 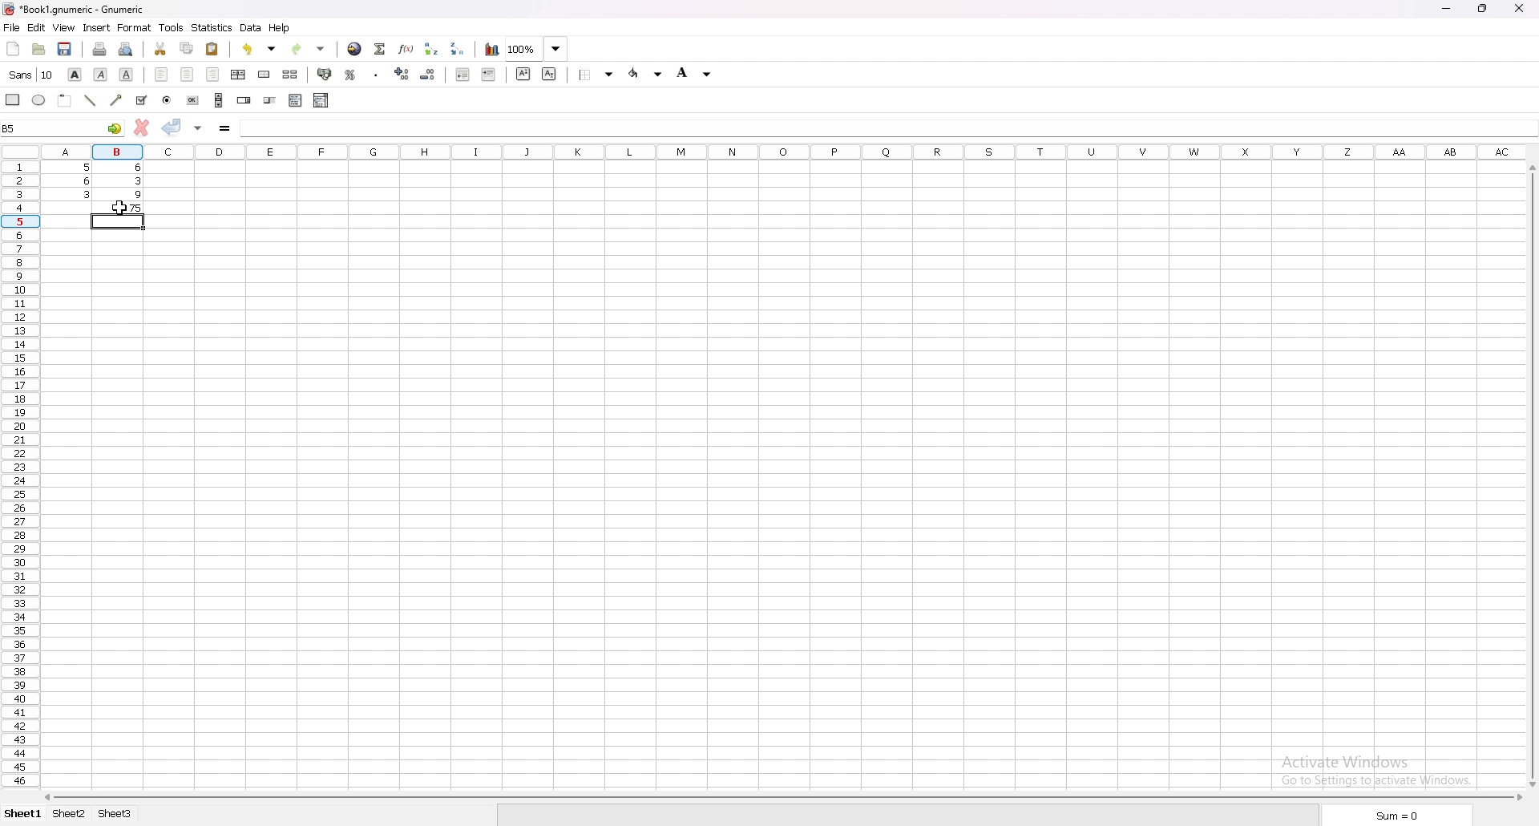 What do you see at coordinates (134, 27) in the screenshot?
I see `format` at bounding box center [134, 27].